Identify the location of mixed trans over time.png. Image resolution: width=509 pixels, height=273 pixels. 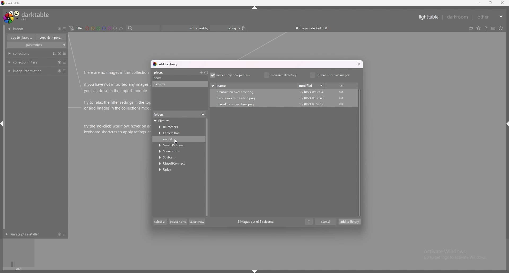
(252, 104).